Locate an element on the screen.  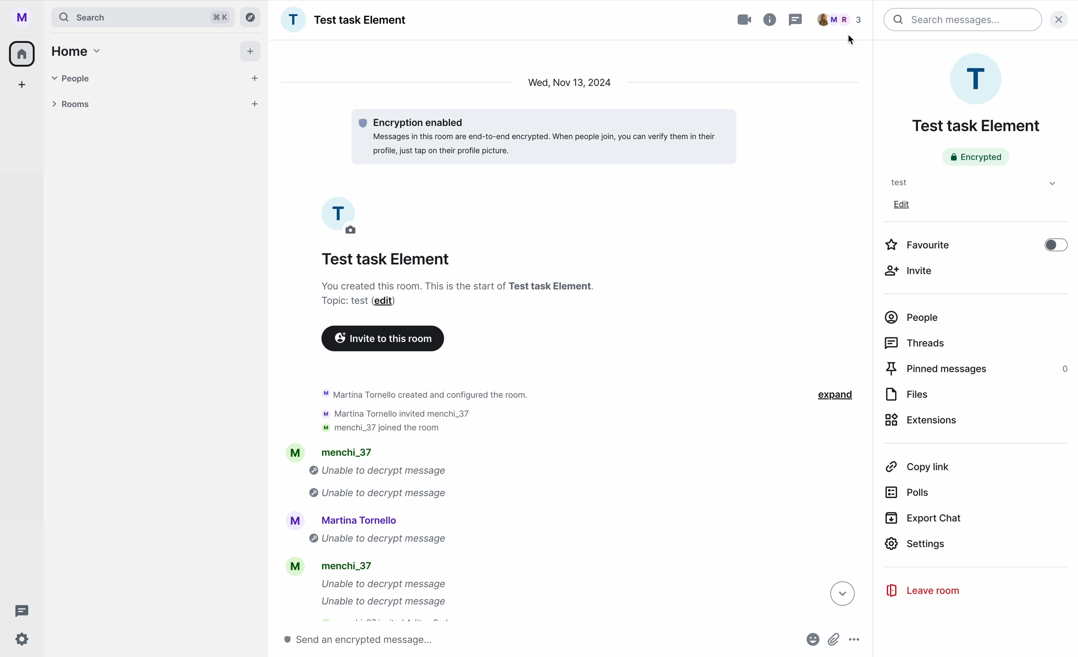
threads is located at coordinates (917, 342).